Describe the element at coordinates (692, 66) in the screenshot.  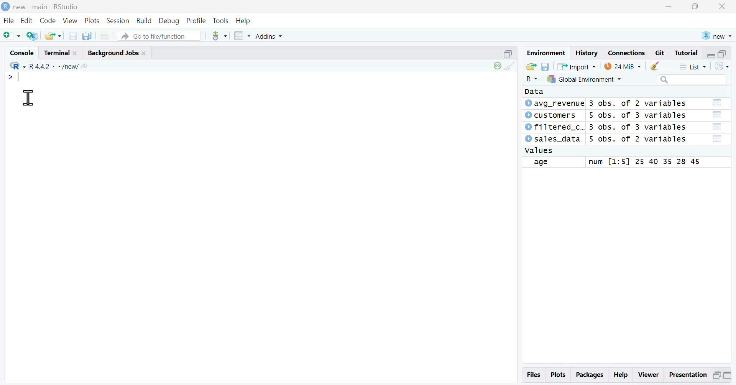
I see `List` at that location.